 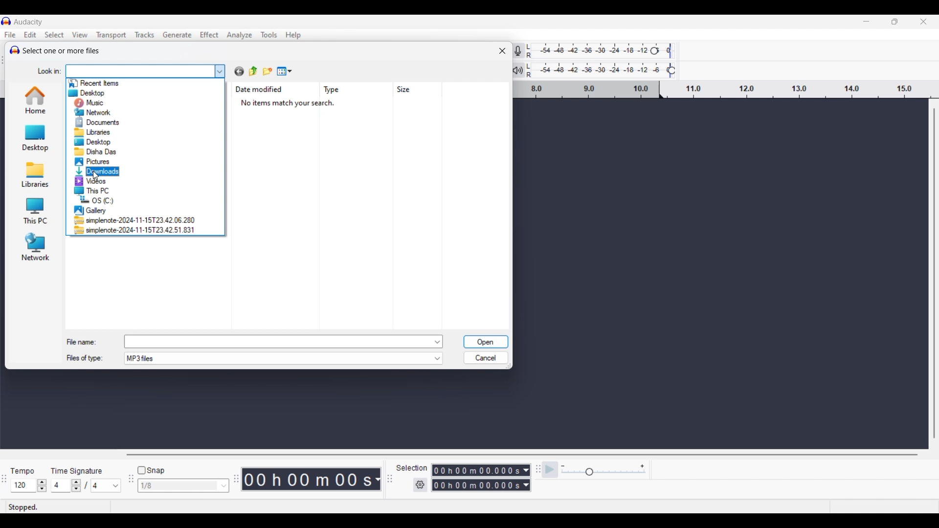 What do you see at coordinates (239, 71) in the screenshot?
I see `Go to last folder visited` at bounding box center [239, 71].